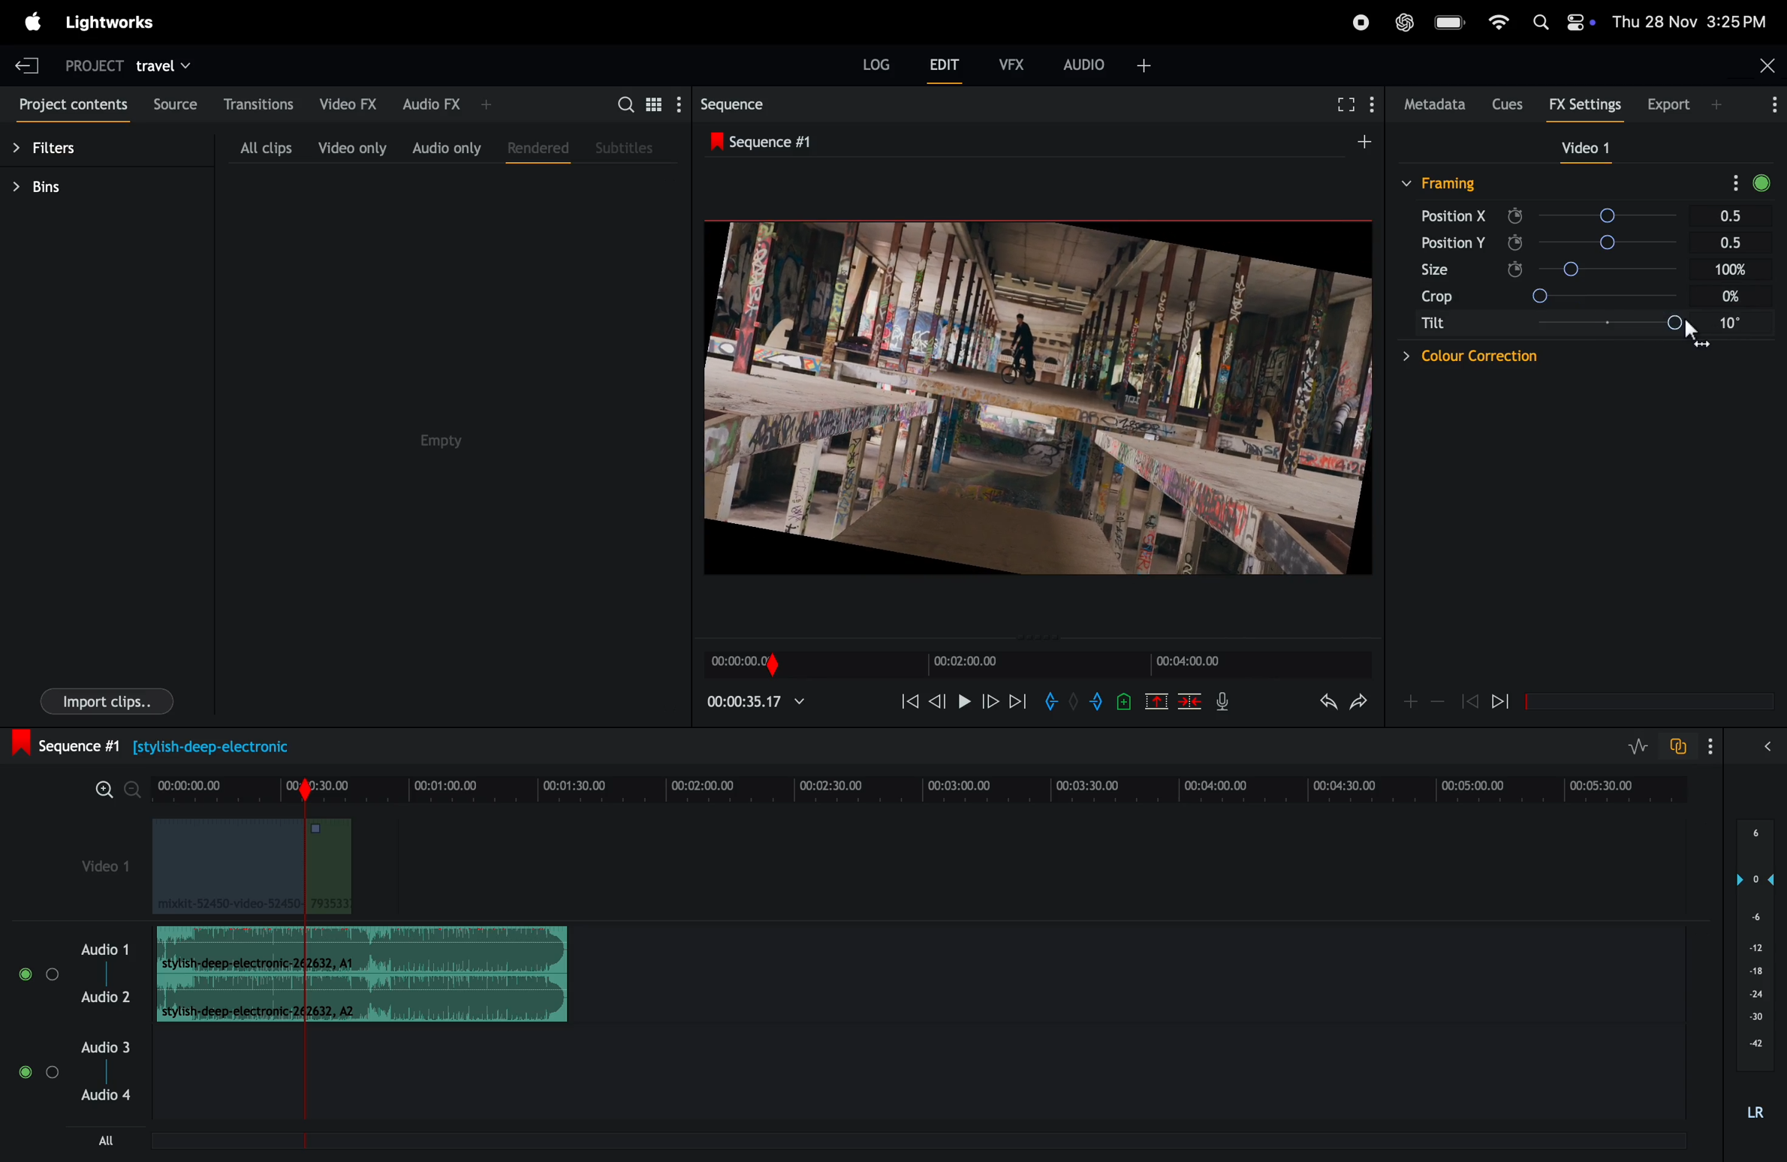  What do you see at coordinates (443, 147) in the screenshot?
I see `audio only` at bounding box center [443, 147].